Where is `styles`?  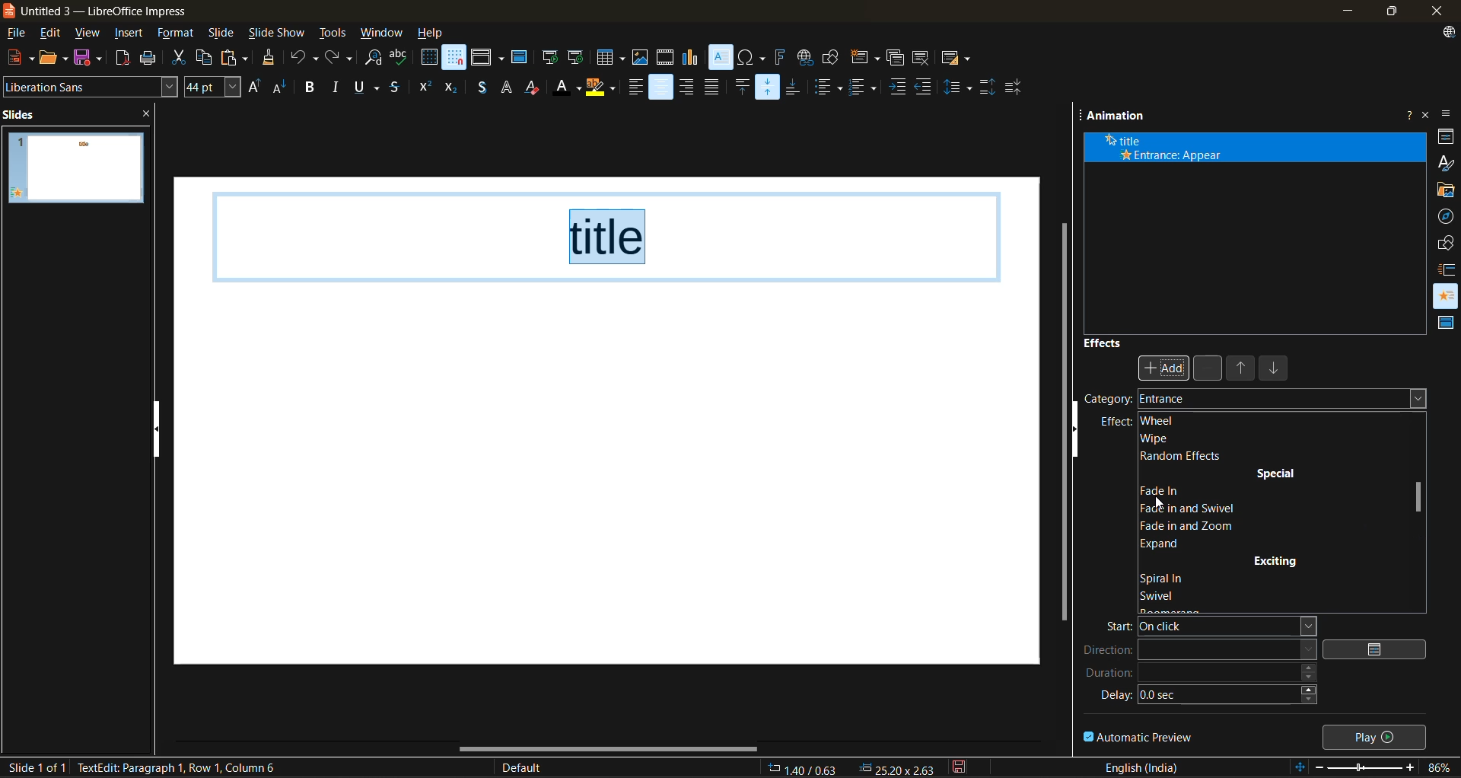
styles is located at coordinates (1447, 161).